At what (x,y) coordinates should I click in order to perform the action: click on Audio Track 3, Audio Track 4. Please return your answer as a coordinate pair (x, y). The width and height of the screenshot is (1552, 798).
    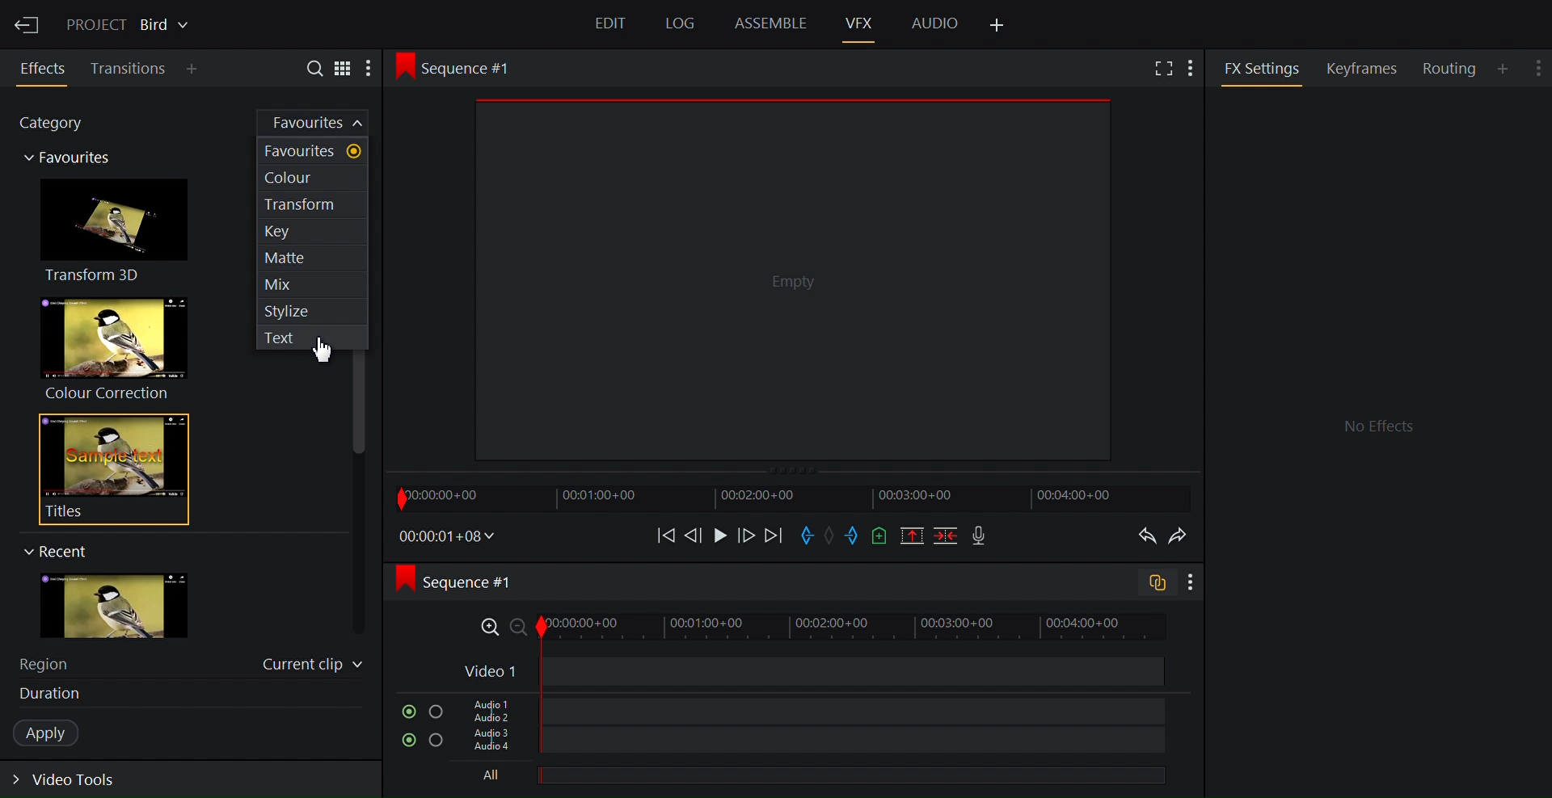
    Looking at the image, I should click on (811, 744).